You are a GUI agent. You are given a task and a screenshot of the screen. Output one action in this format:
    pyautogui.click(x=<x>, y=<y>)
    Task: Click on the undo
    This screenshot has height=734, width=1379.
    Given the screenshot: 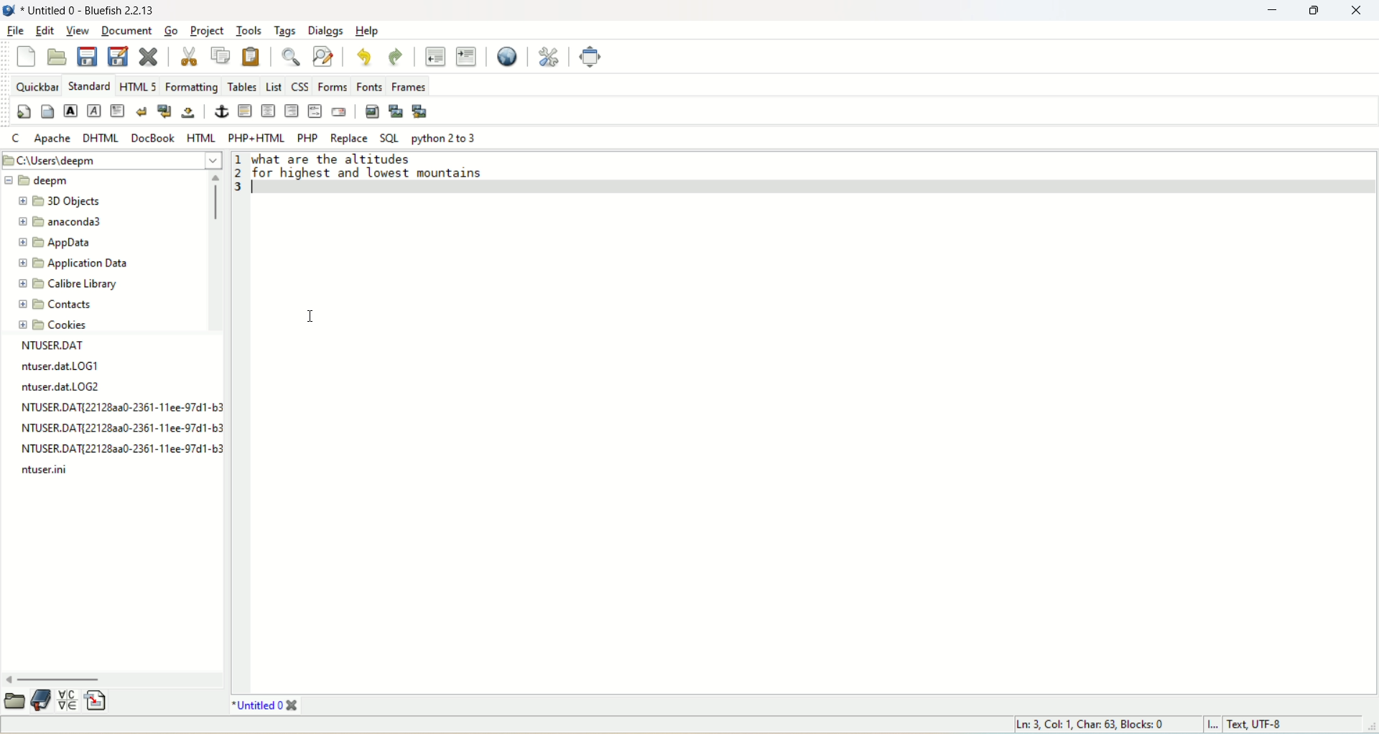 What is the action you would take?
    pyautogui.click(x=363, y=55)
    